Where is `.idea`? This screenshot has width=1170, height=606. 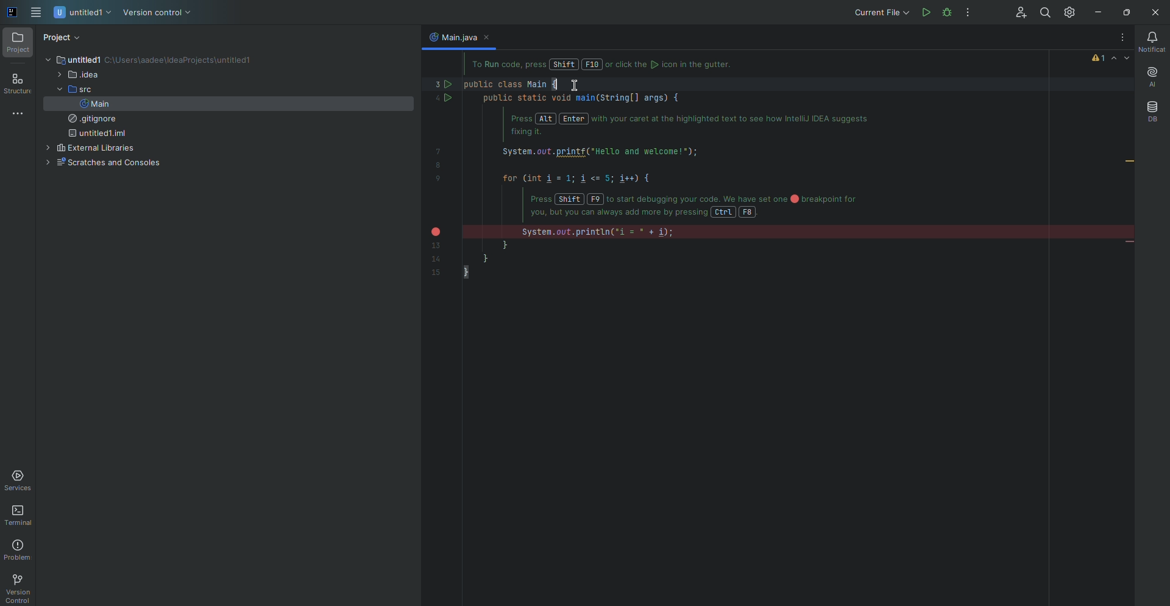 .idea is located at coordinates (77, 76).